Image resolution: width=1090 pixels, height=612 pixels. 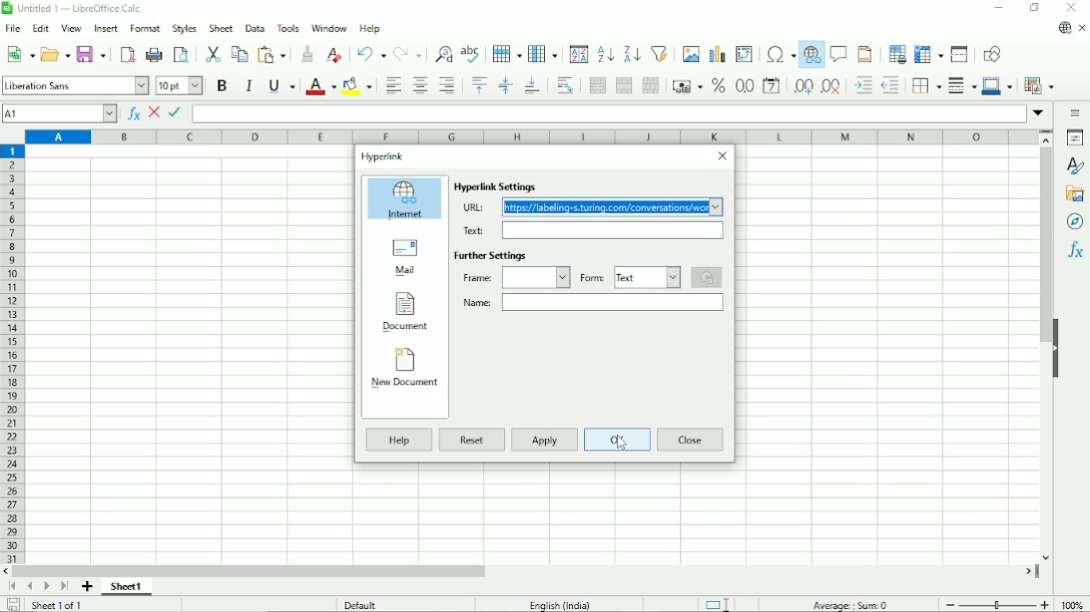 What do you see at coordinates (533, 86) in the screenshot?
I see `Align bottom` at bounding box center [533, 86].